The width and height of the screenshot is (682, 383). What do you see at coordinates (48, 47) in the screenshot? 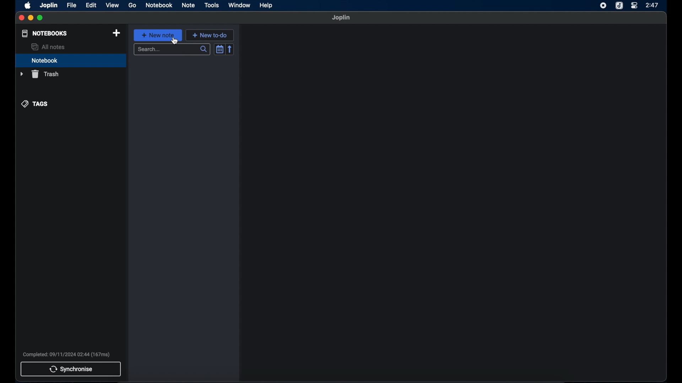
I see `all notes` at bounding box center [48, 47].